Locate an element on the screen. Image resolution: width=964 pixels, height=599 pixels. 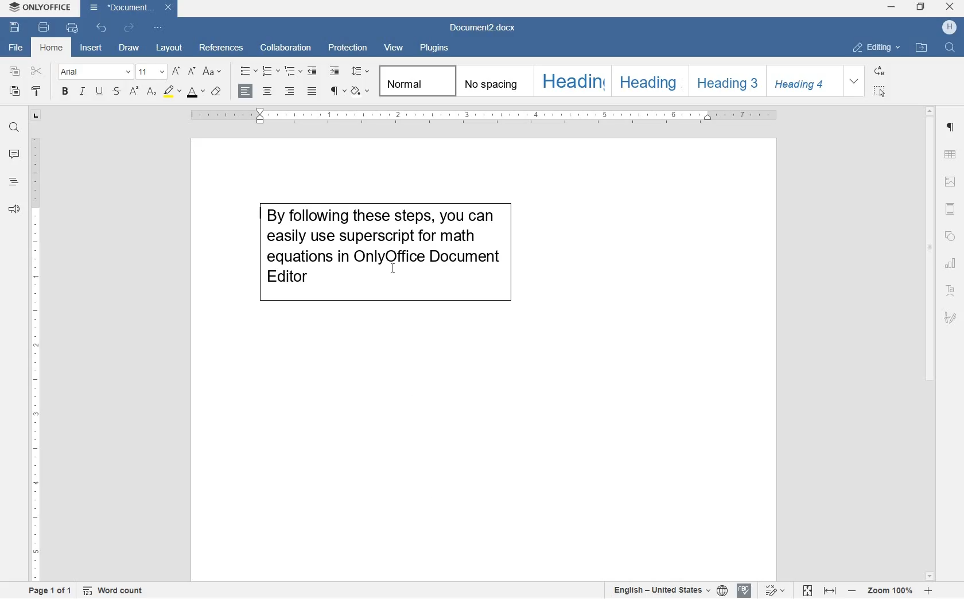
shading is located at coordinates (360, 91).